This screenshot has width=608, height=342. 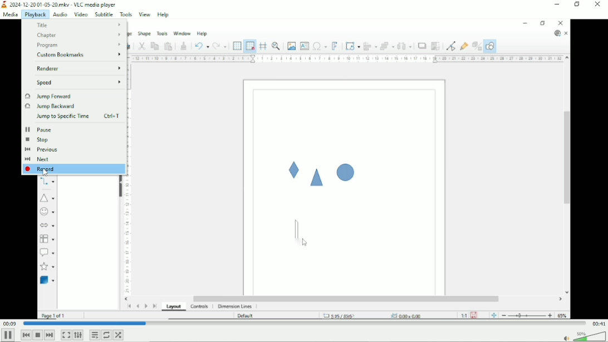 I want to click on Tools, so click(x=126, y=14).